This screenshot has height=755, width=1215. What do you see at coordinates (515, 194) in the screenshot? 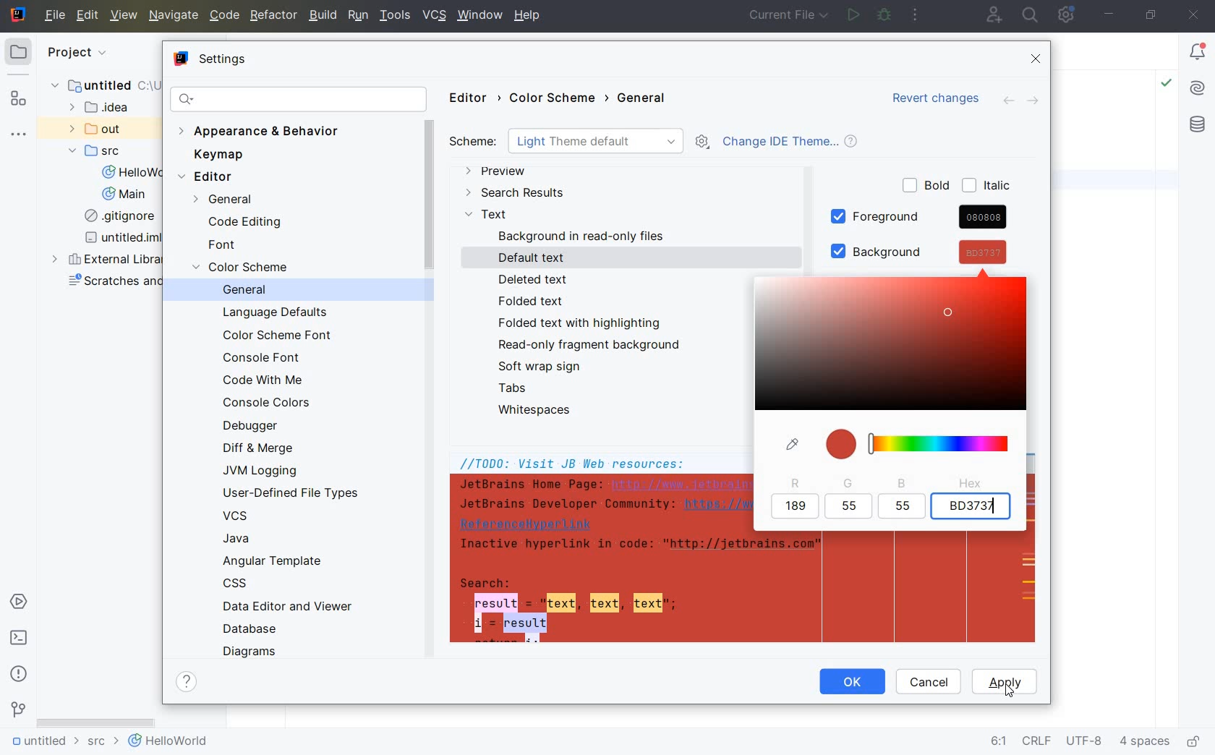
I see `SEARCH RESULTS` at bounding box center [515, 194].